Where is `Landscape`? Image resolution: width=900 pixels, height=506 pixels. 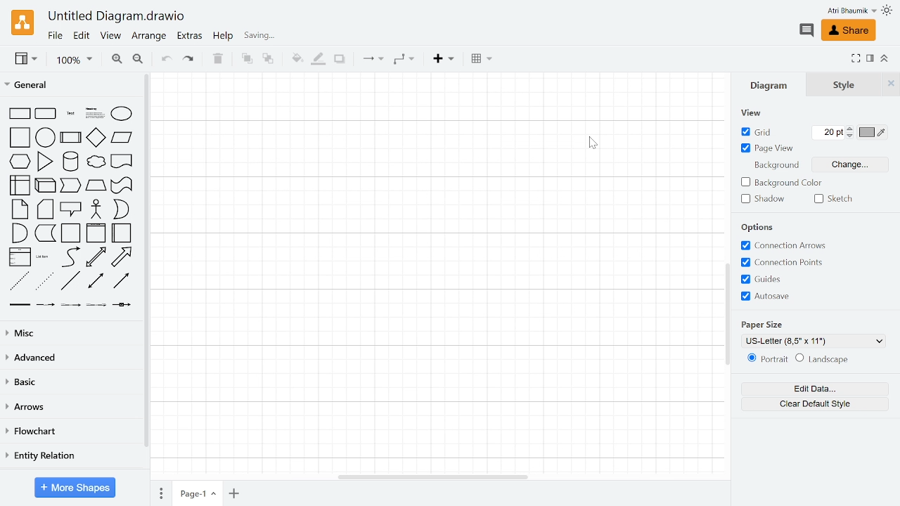
Landscape is located at coordinates (823, 359).